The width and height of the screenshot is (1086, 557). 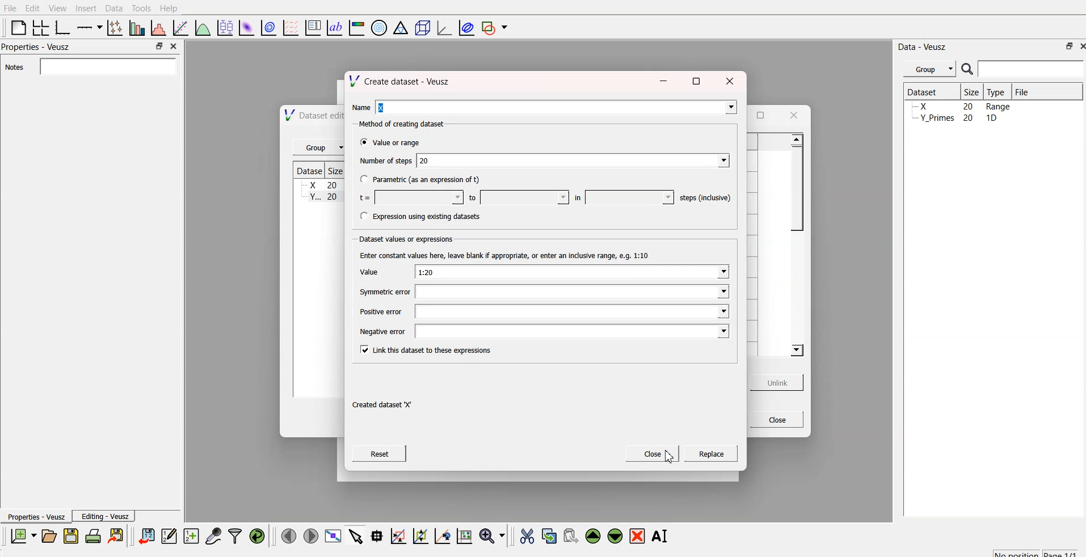 What do you see at coordinates (22, 536) in the screenshot?
I see `new document` at bounding box center [22, 536].